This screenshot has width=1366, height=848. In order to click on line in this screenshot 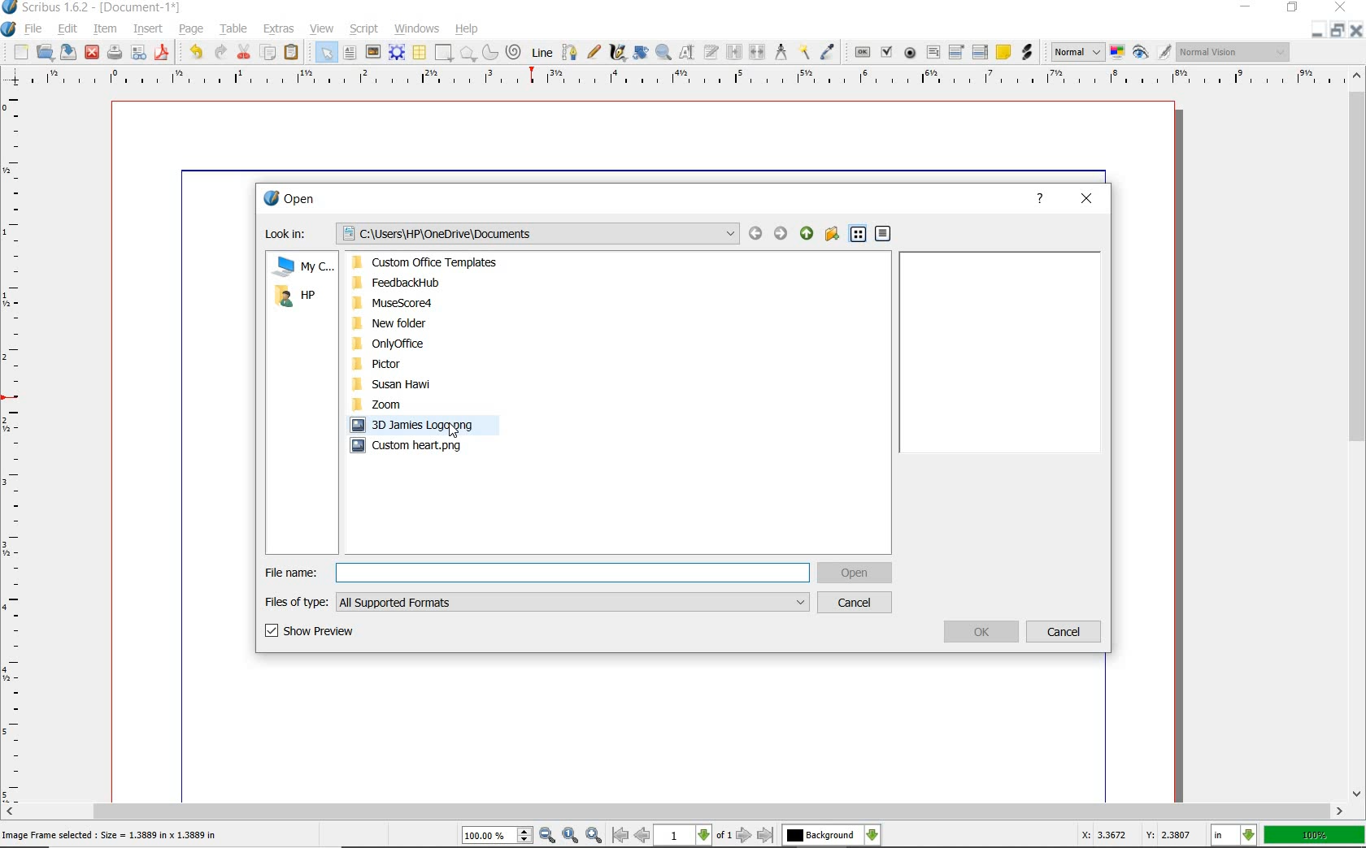, I will do `click(542, 51)`.